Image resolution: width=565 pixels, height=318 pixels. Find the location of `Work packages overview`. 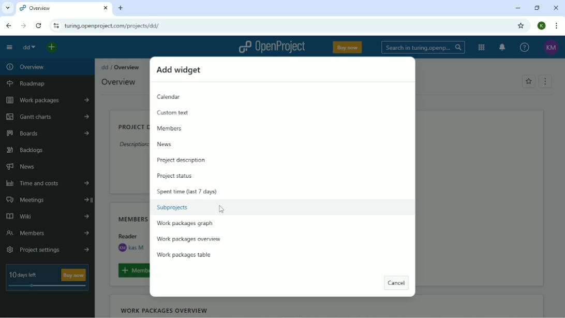

Work packages overview is located at coordinates (164, 310).